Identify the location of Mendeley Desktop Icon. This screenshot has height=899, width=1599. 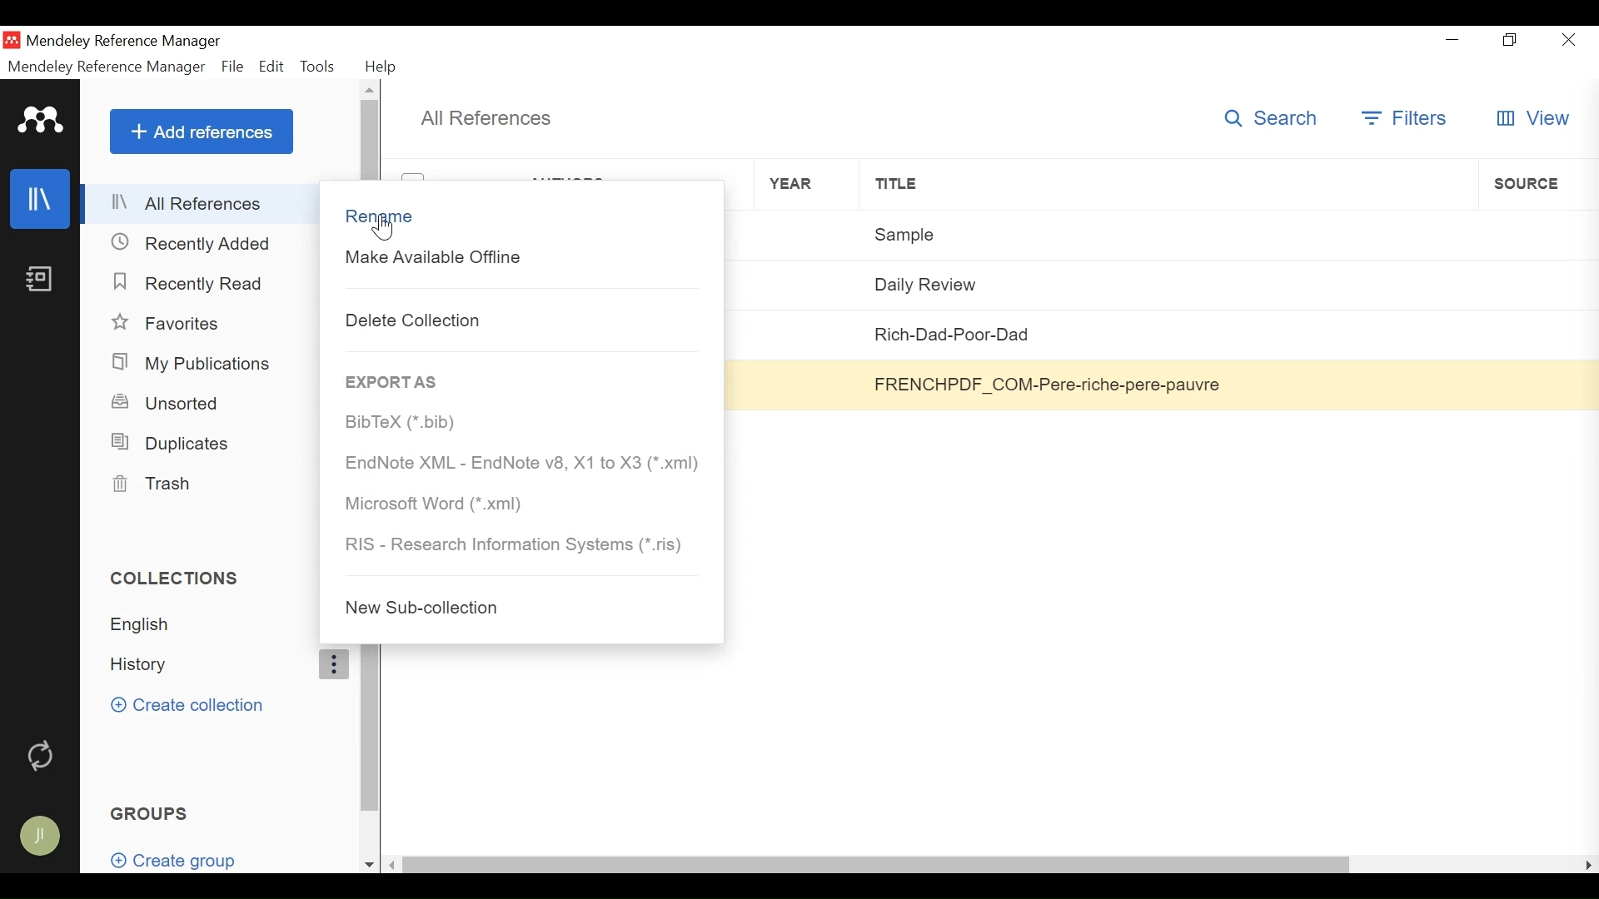
(13, 40).